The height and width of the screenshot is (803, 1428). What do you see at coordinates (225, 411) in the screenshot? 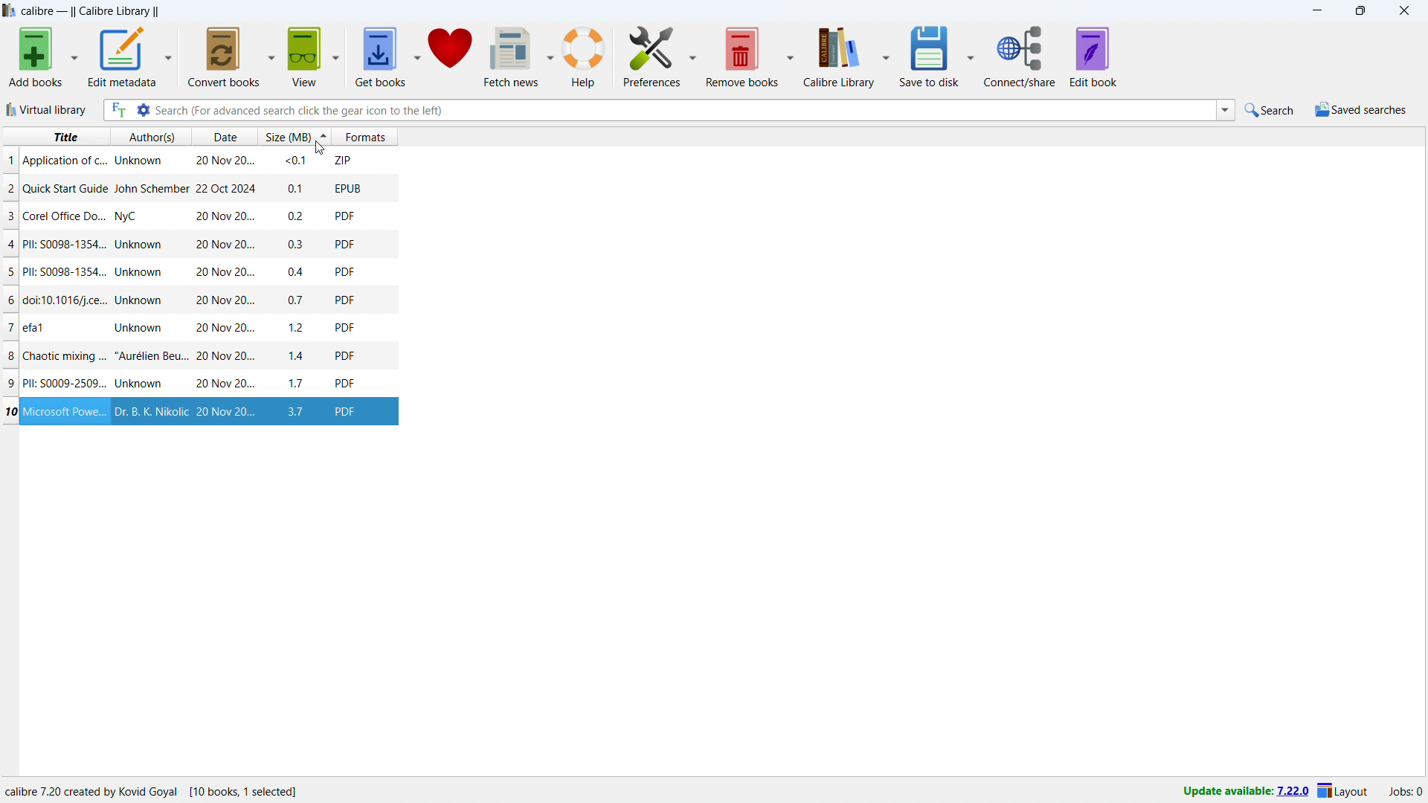
I see `date` at bounding box center [225, 411].